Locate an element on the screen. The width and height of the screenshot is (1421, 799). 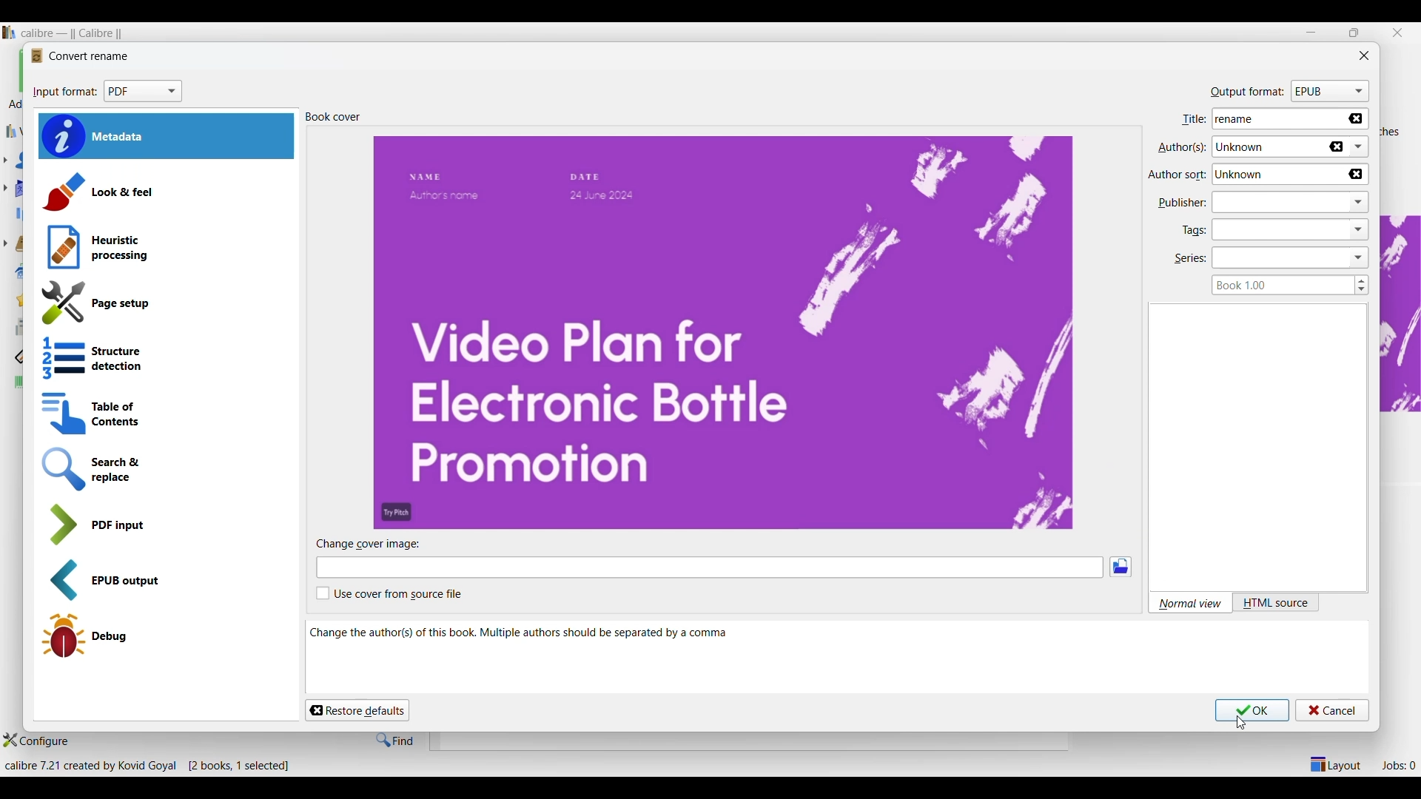
input format is located at coordinates (64, 93).